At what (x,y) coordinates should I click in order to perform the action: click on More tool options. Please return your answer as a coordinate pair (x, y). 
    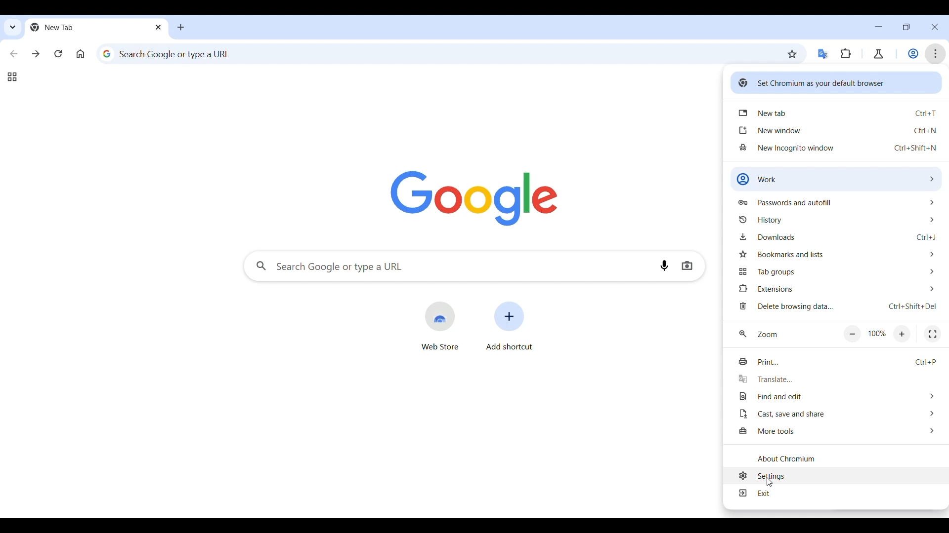
    Looking at the image, I should click on (838, 431).